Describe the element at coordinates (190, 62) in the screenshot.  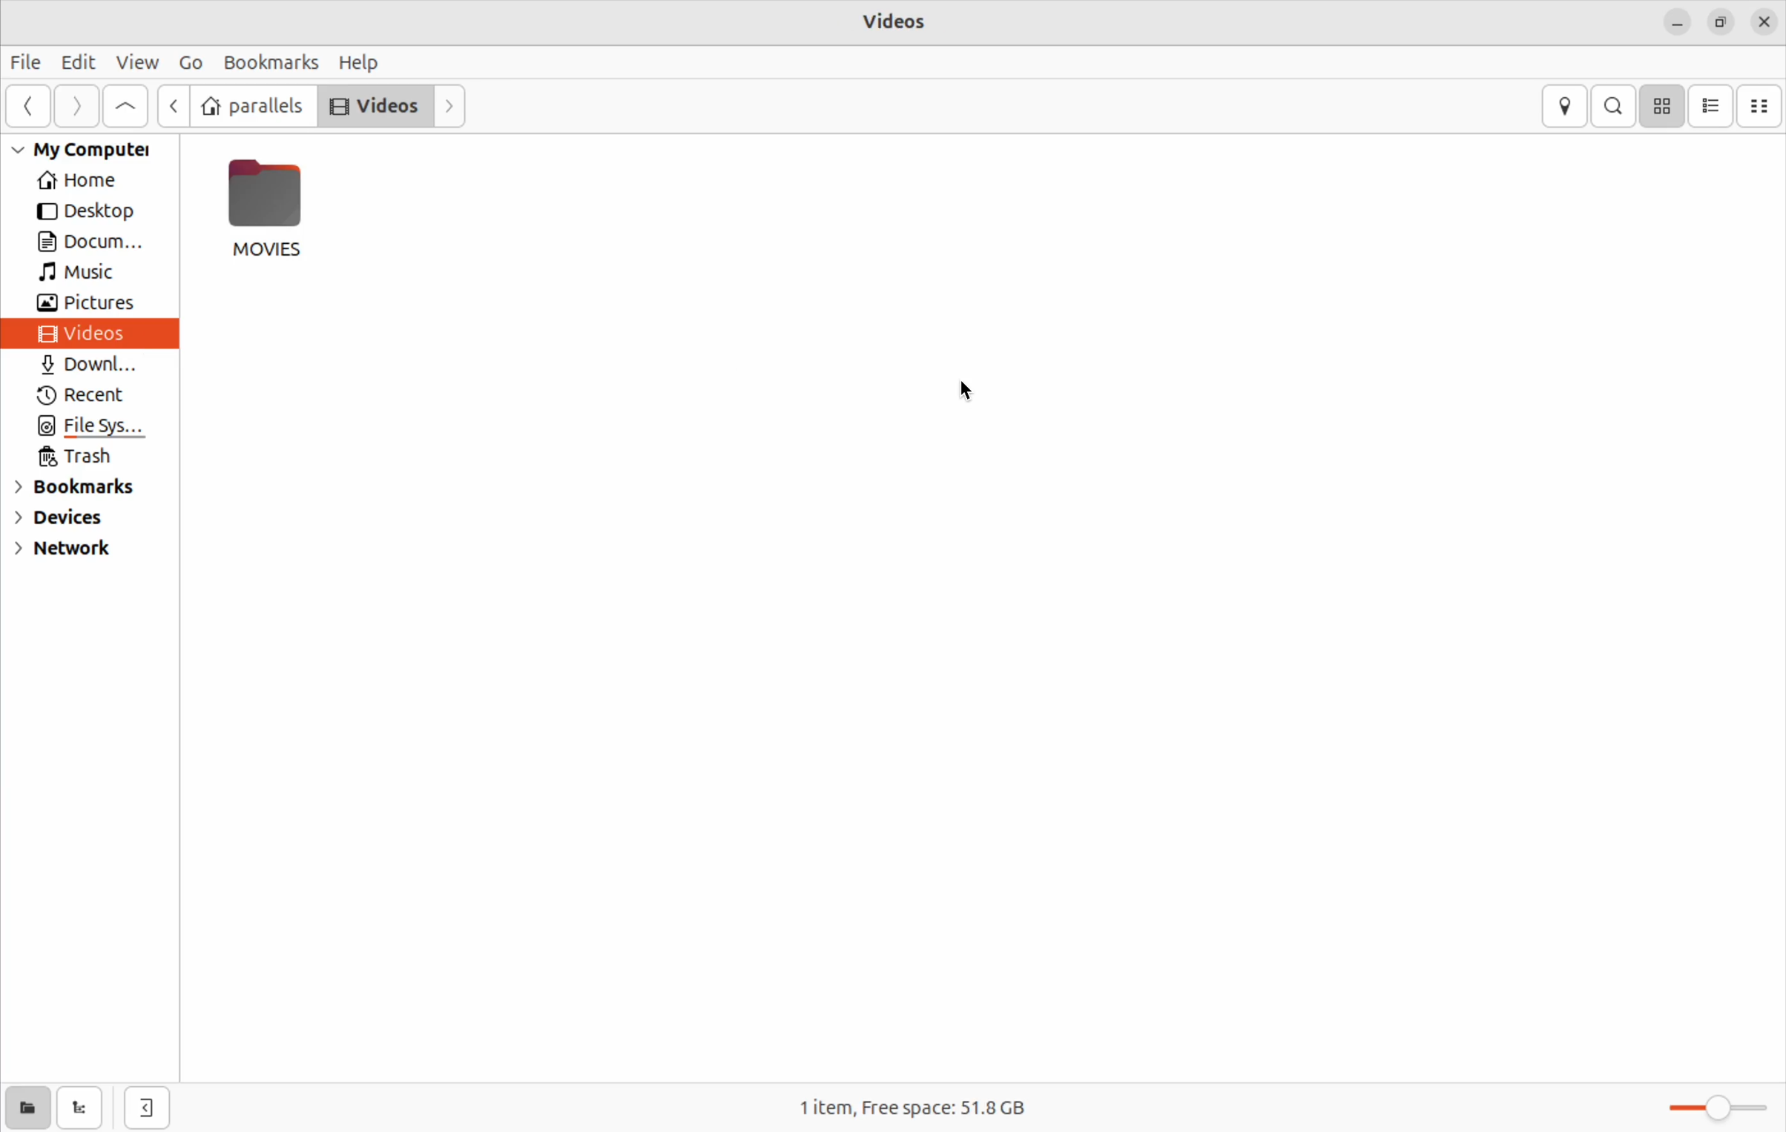
I see `Go` at that location.